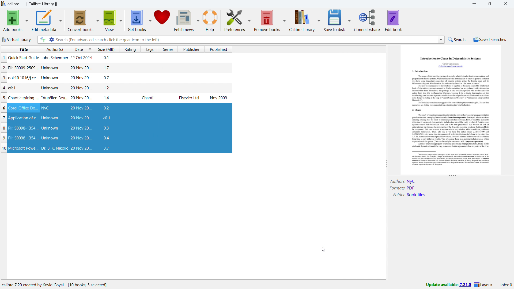 The height and width of the screenshot is (289, 514). Describe the element at coordinates (33, 4) in the screenshot. I see `title` at that location.